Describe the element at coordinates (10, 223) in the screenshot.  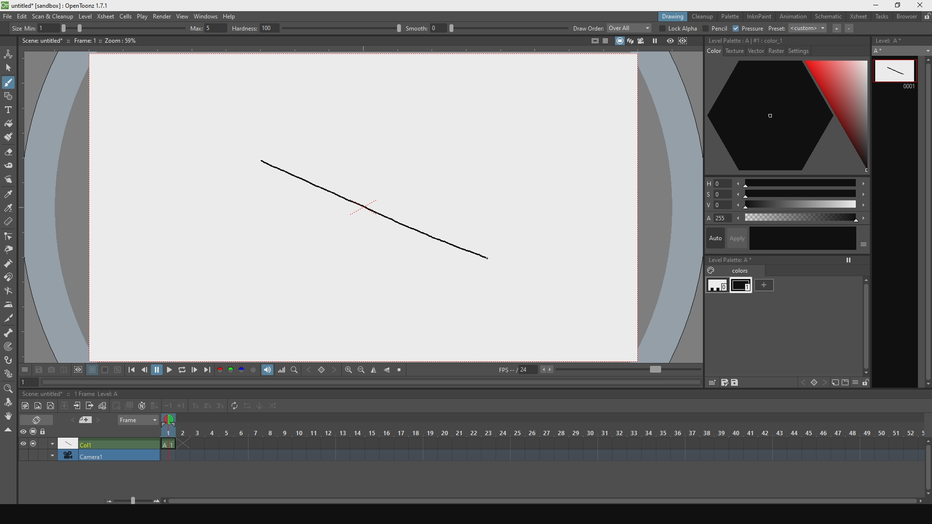
I see `delete` at that location.